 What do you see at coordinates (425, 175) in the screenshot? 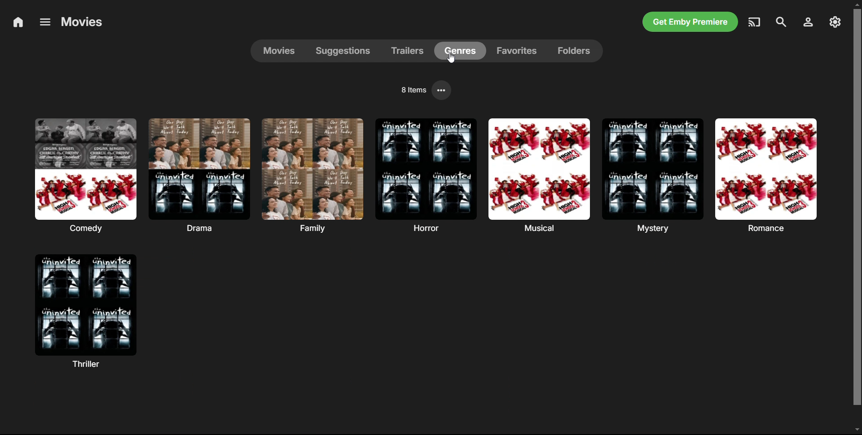
I see `horror` at bounding box center [425, 175].